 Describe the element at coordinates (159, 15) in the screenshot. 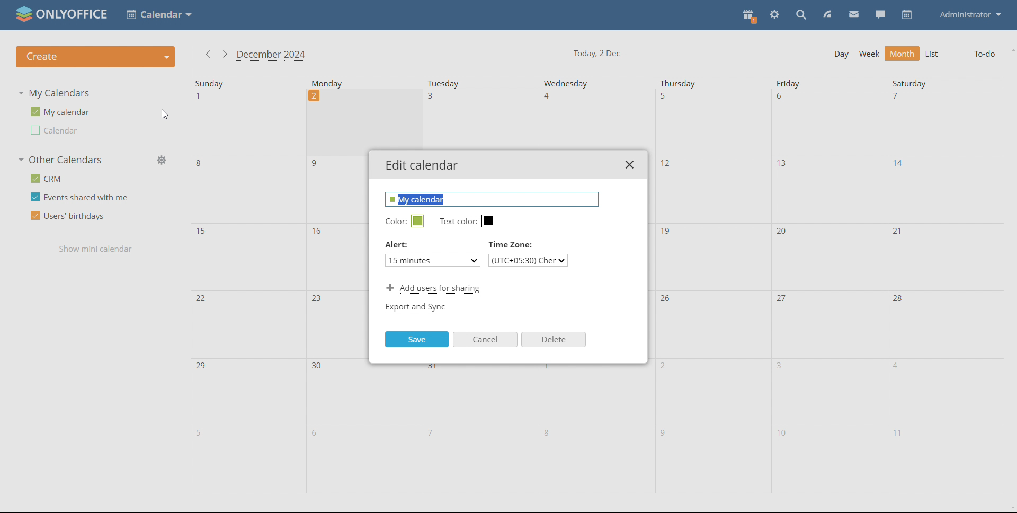

I see `select application` at that location.